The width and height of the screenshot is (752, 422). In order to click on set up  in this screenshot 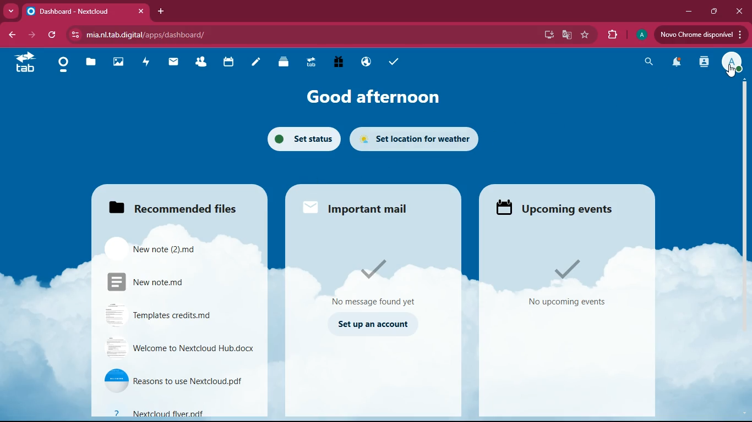, I will do `click(378, 324)`.